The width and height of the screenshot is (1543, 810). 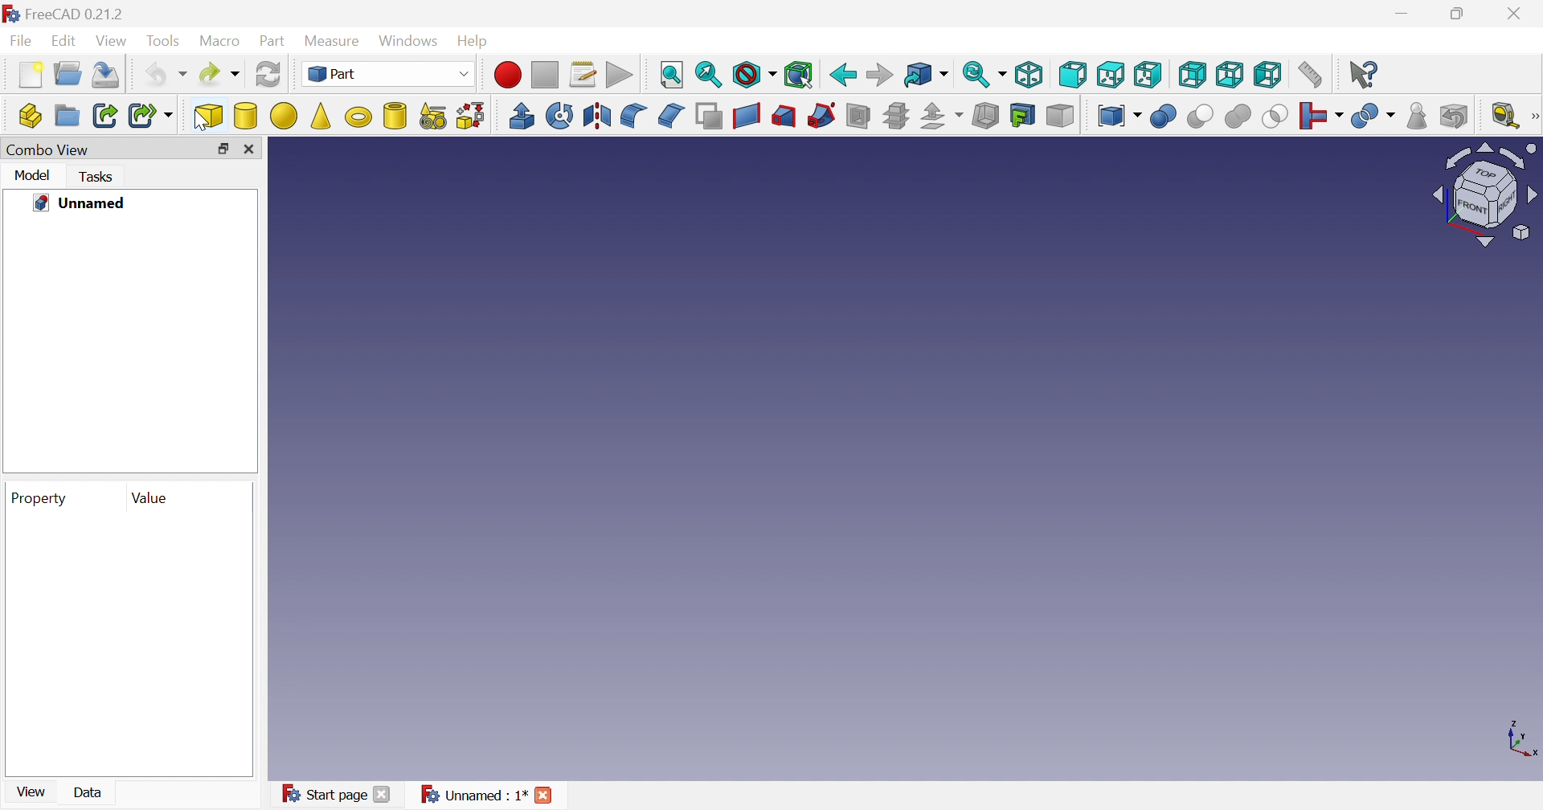 What do you see at coordinates (544, 795) in the screenshot?
I see `Close` at bounding box center [544, 795].